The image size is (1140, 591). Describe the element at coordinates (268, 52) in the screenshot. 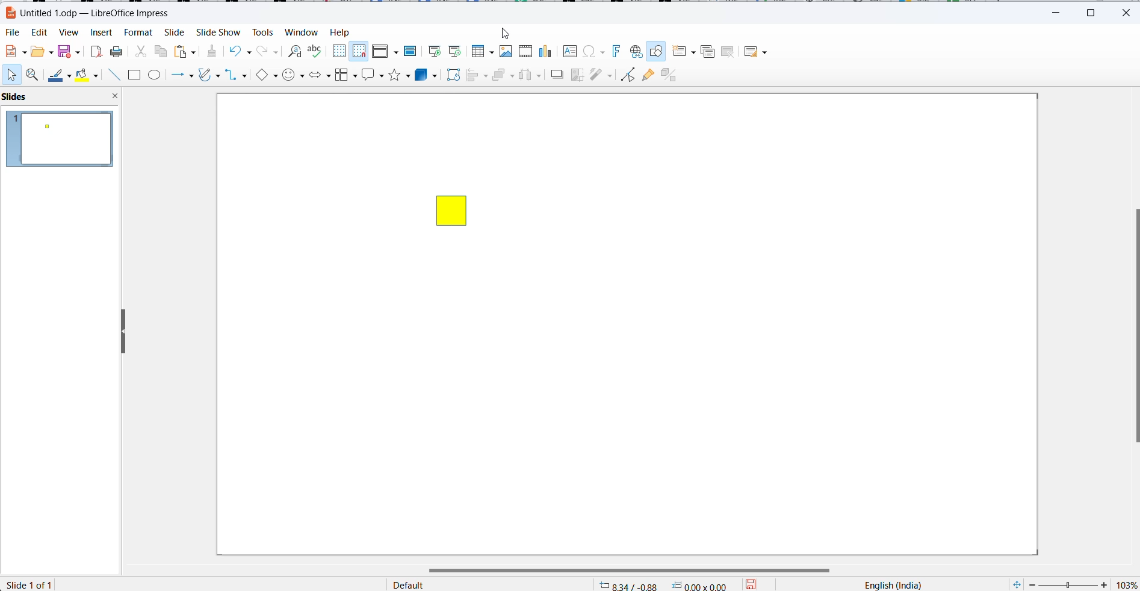

I see `redo` at that location.